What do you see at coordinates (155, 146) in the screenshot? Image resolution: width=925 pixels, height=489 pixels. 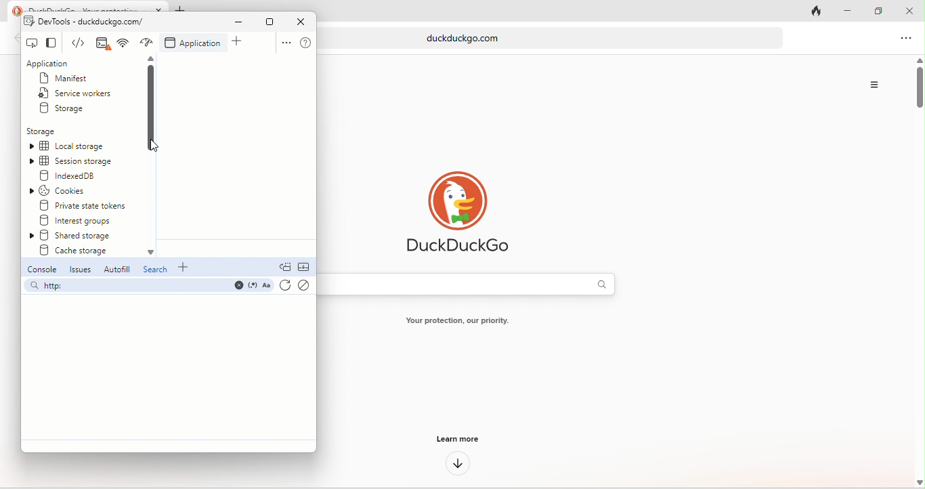 I see `cursor movement` at bounding box center [155, 146].